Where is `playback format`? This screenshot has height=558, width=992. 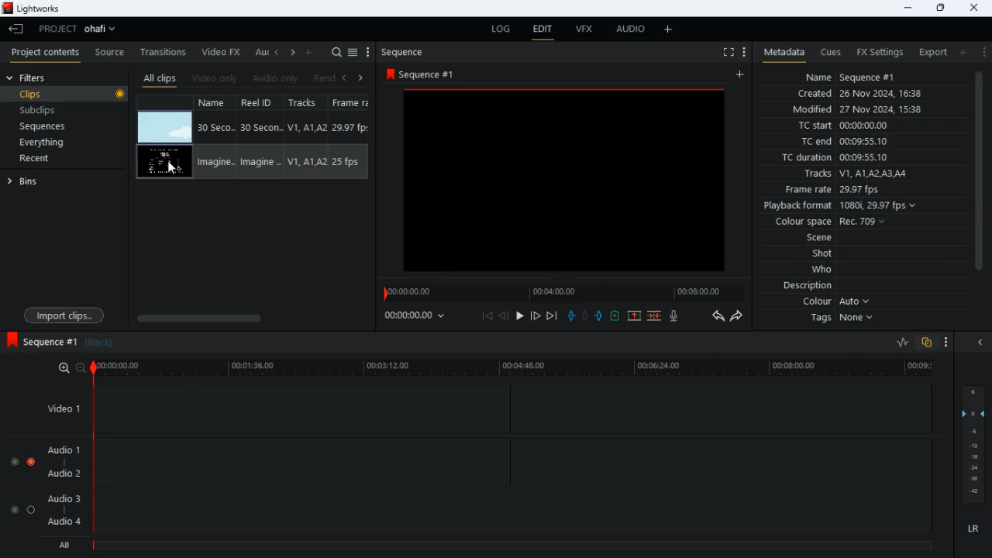 playback format is located at coordinates (845, 205).